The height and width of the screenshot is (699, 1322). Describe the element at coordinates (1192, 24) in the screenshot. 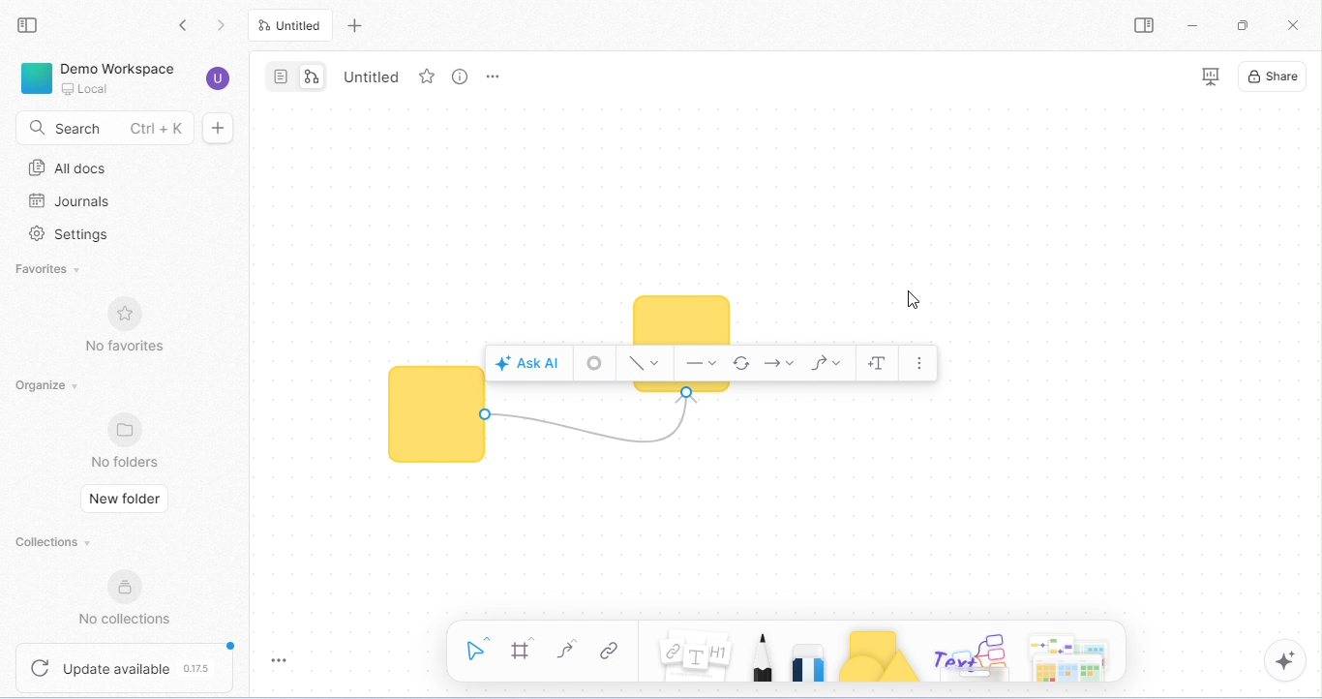

I see `minimize` at that location.